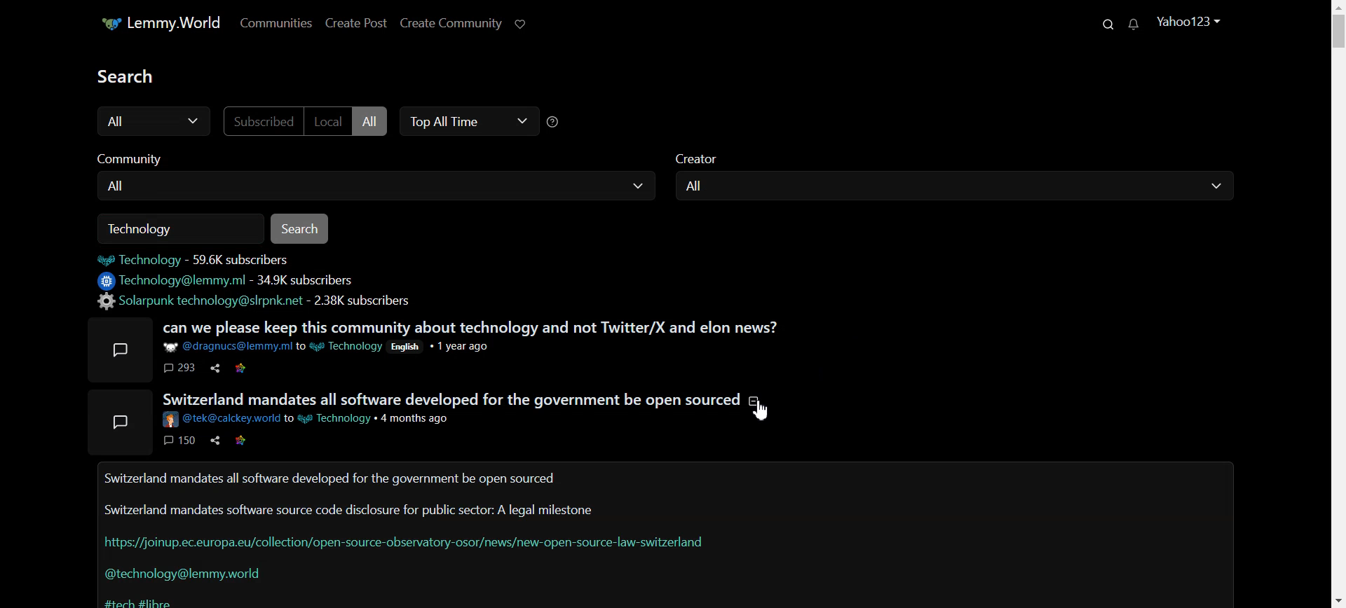 The width and height of the screenshot is (1346, 608). I want to click on All, so click(382, 186).